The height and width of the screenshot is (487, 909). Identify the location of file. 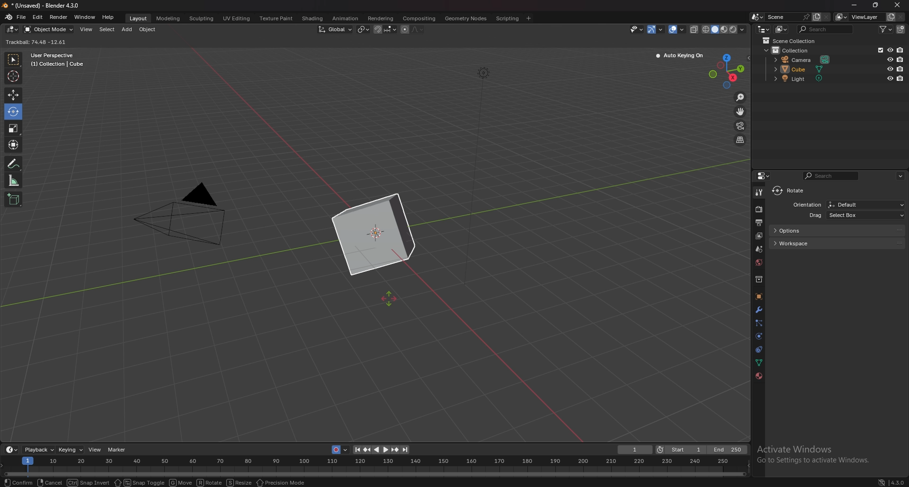
(21, 17).